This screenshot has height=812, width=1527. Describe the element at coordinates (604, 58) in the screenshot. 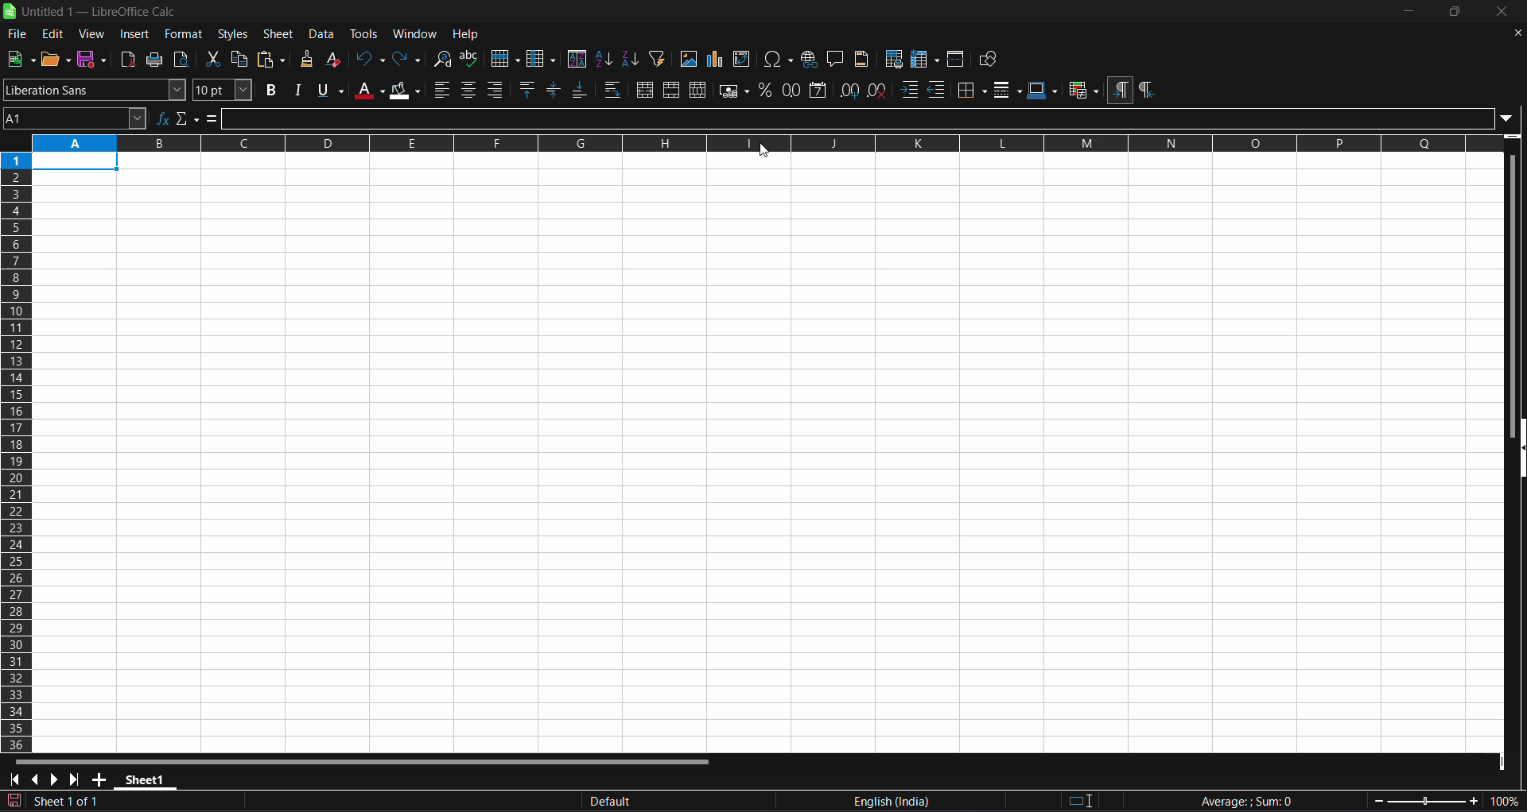

I see `sort ascending` at that location.